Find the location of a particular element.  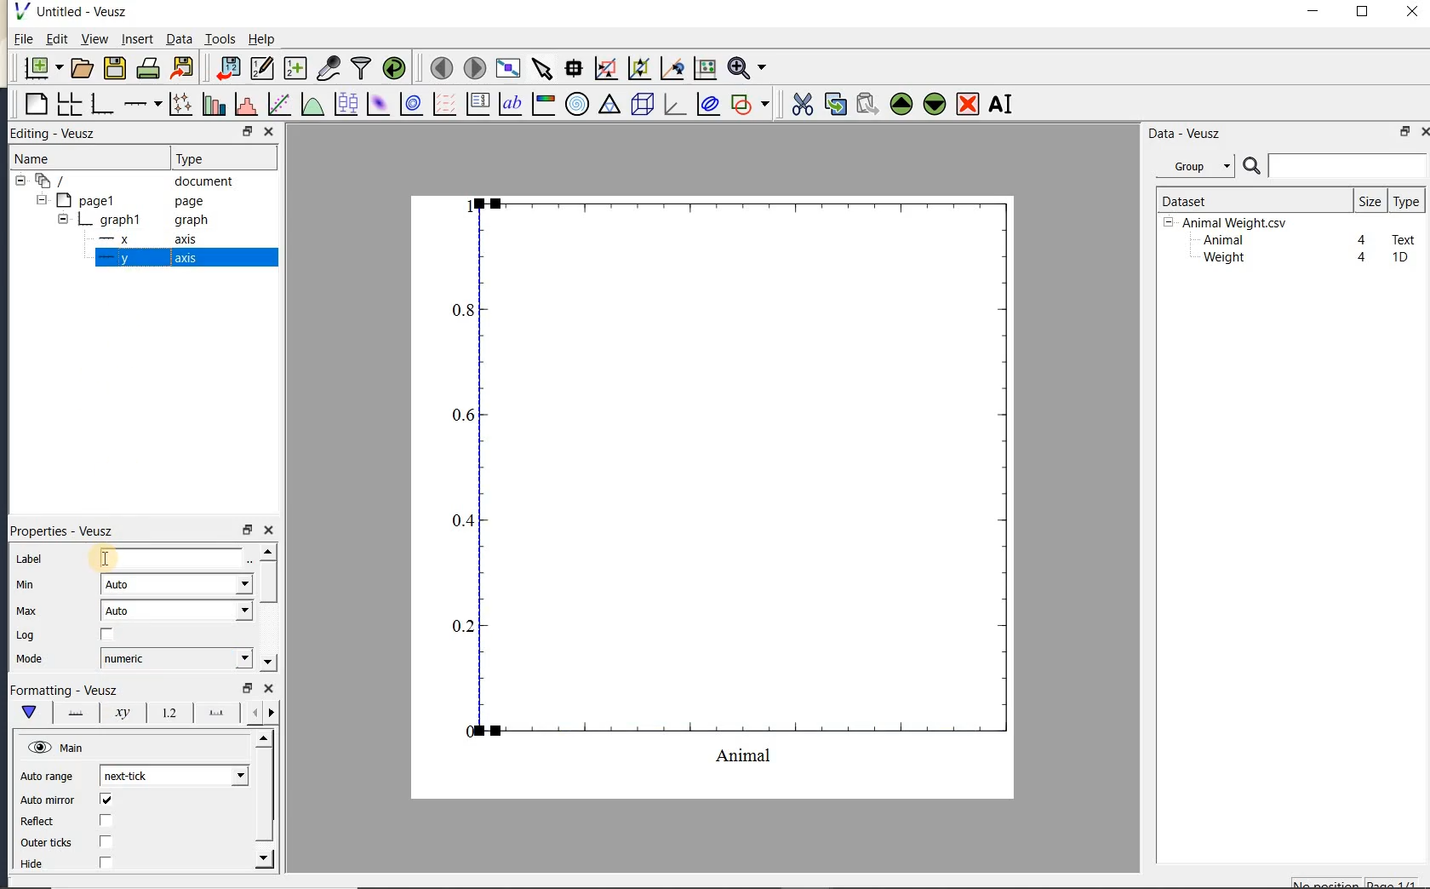

Numeric is located at coordinates (175, 658).